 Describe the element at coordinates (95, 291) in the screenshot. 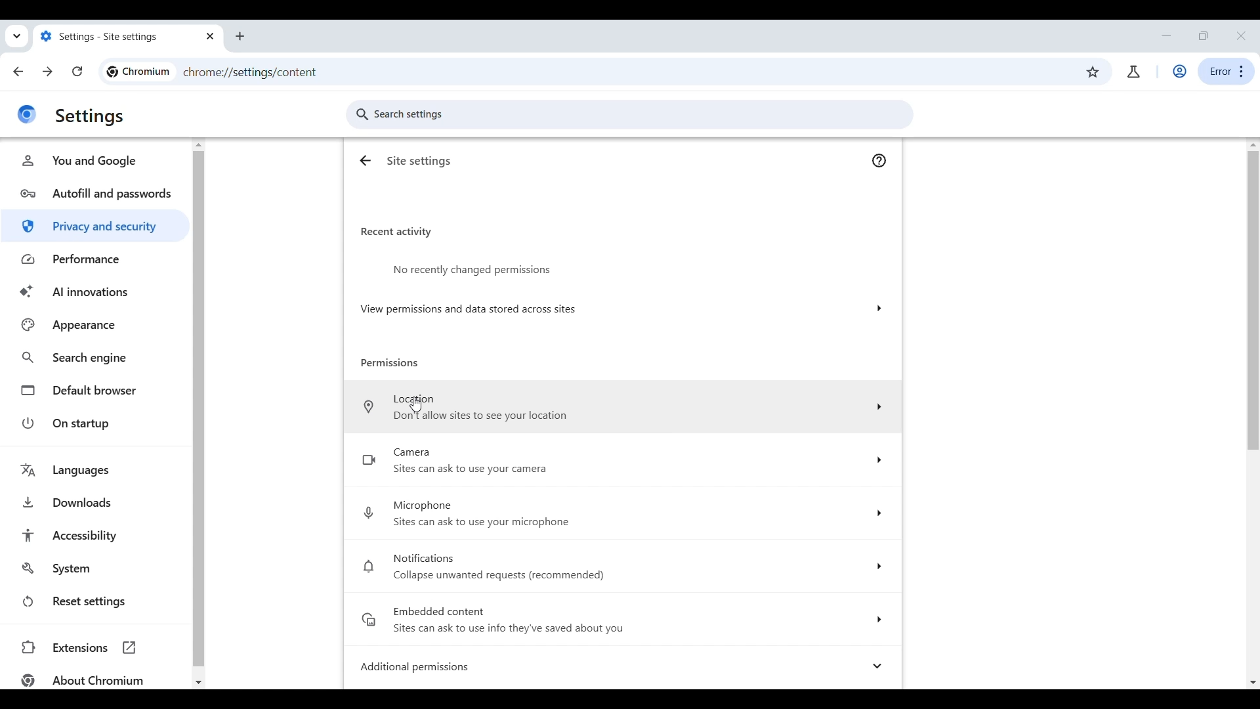

I see `AI innovations` at that location.